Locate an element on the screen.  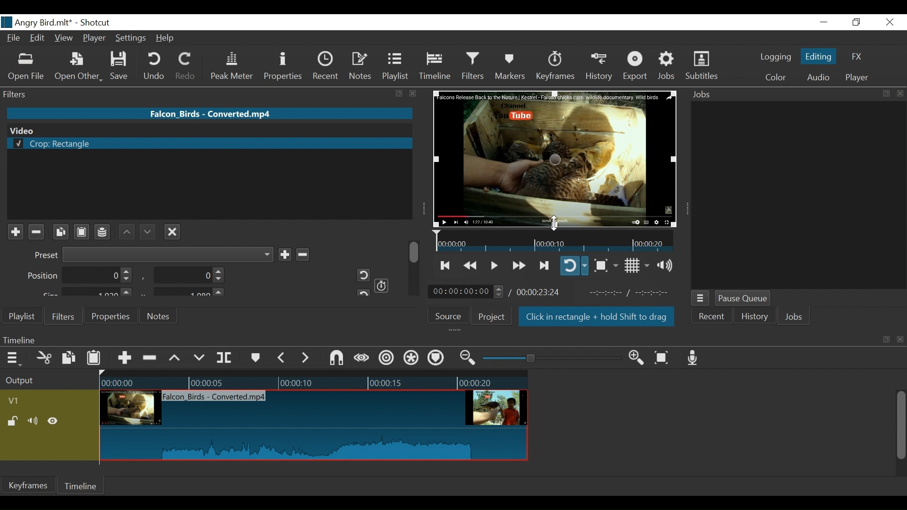
Lift is located at coordinates (176, 358).